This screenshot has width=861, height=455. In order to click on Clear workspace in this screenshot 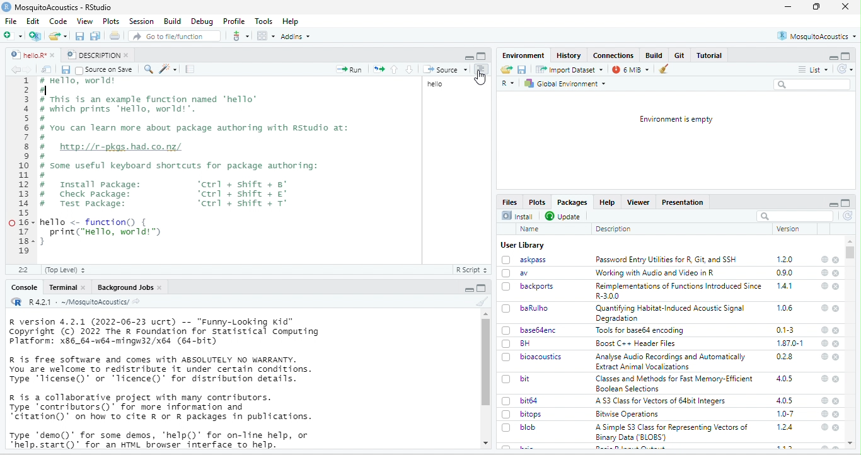, I will do `click(666, 69)`.